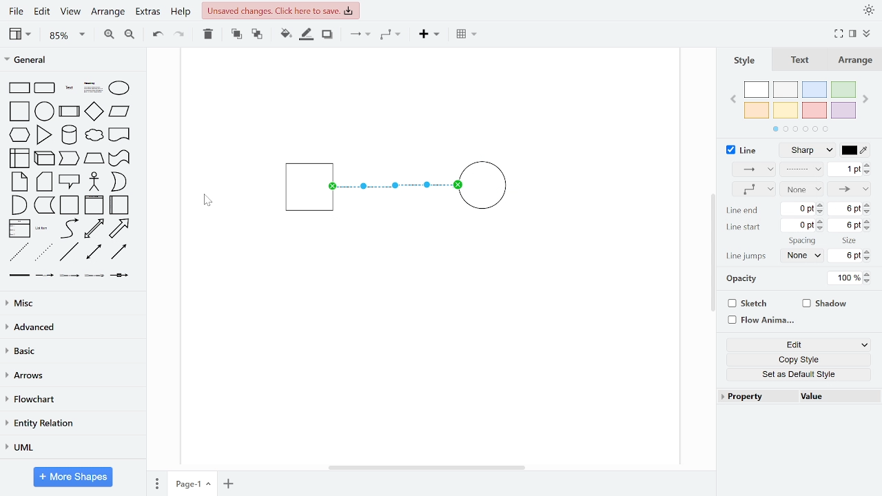  What do you see at coordinates (154, 33) in the screenshot?
I see `undo` at bounding box center [154, 33].